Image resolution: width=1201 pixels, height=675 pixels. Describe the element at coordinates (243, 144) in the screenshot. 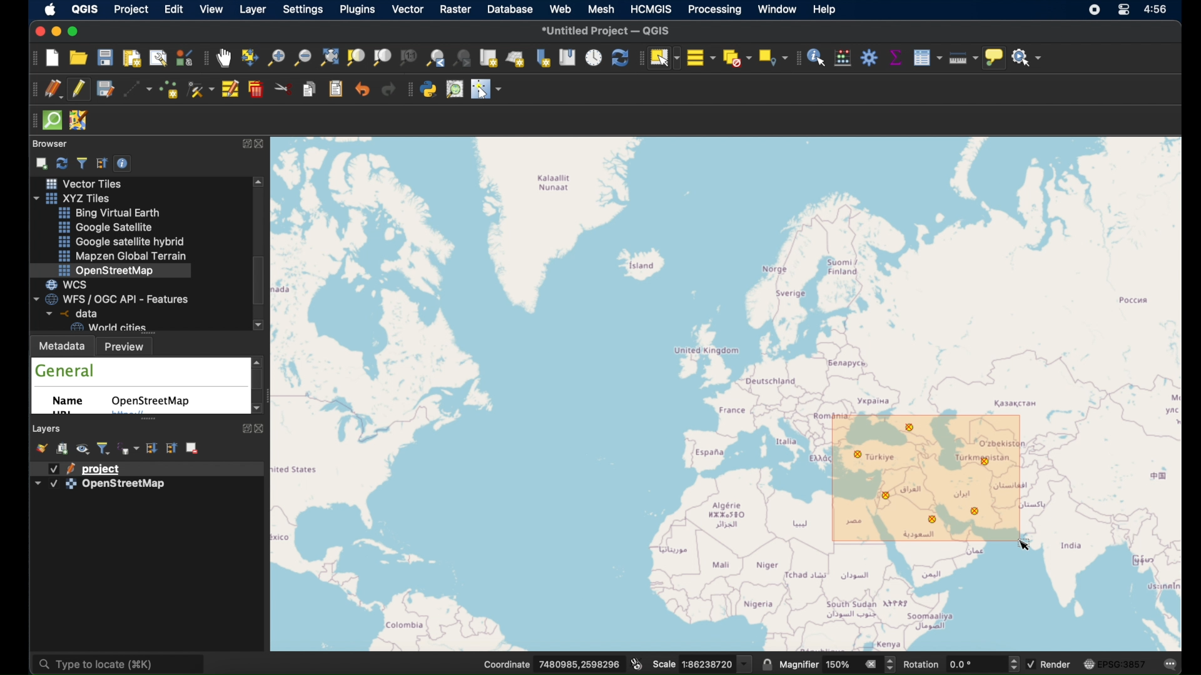

I see `expand` at that location.